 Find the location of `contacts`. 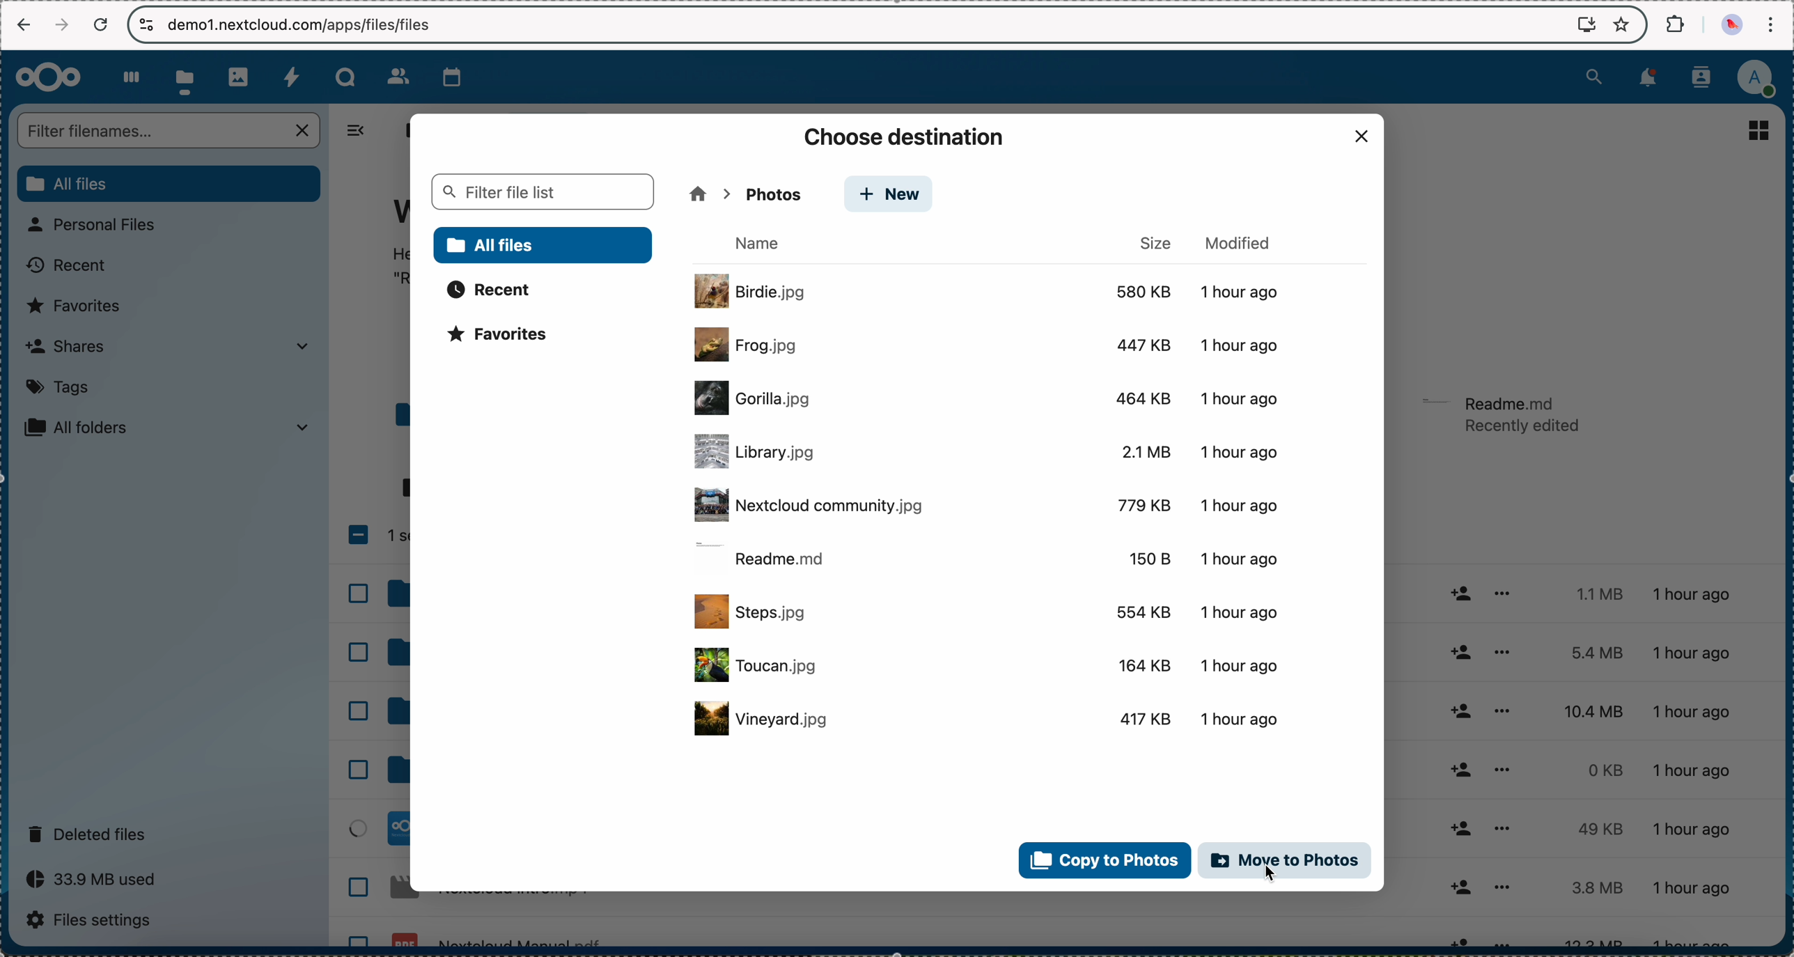

contacts is located at coordinates (389, 72).